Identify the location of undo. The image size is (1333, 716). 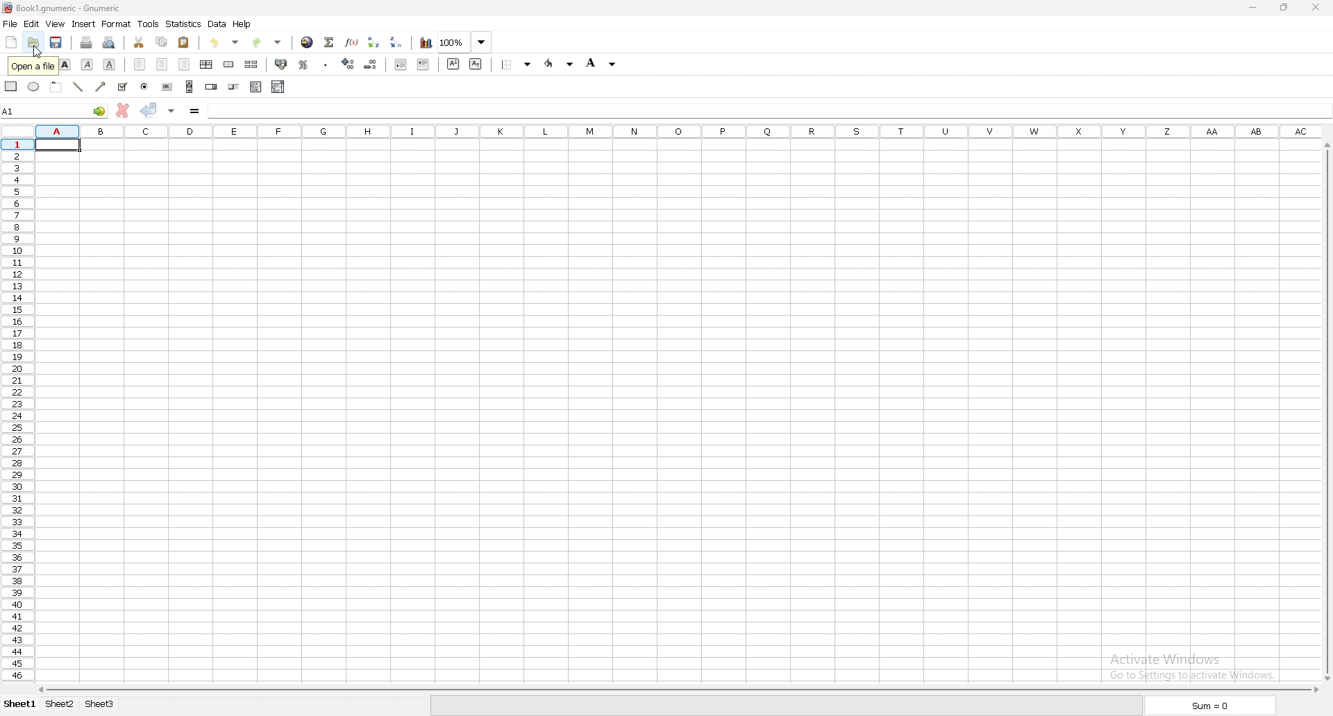
(227, 43).